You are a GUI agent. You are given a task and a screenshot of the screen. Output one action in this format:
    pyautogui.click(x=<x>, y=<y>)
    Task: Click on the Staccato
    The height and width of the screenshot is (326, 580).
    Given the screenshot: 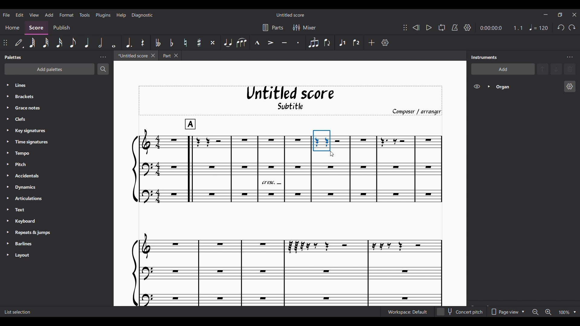 What is the action you would take?
    pyautogui.click(x=298, y=43)
    